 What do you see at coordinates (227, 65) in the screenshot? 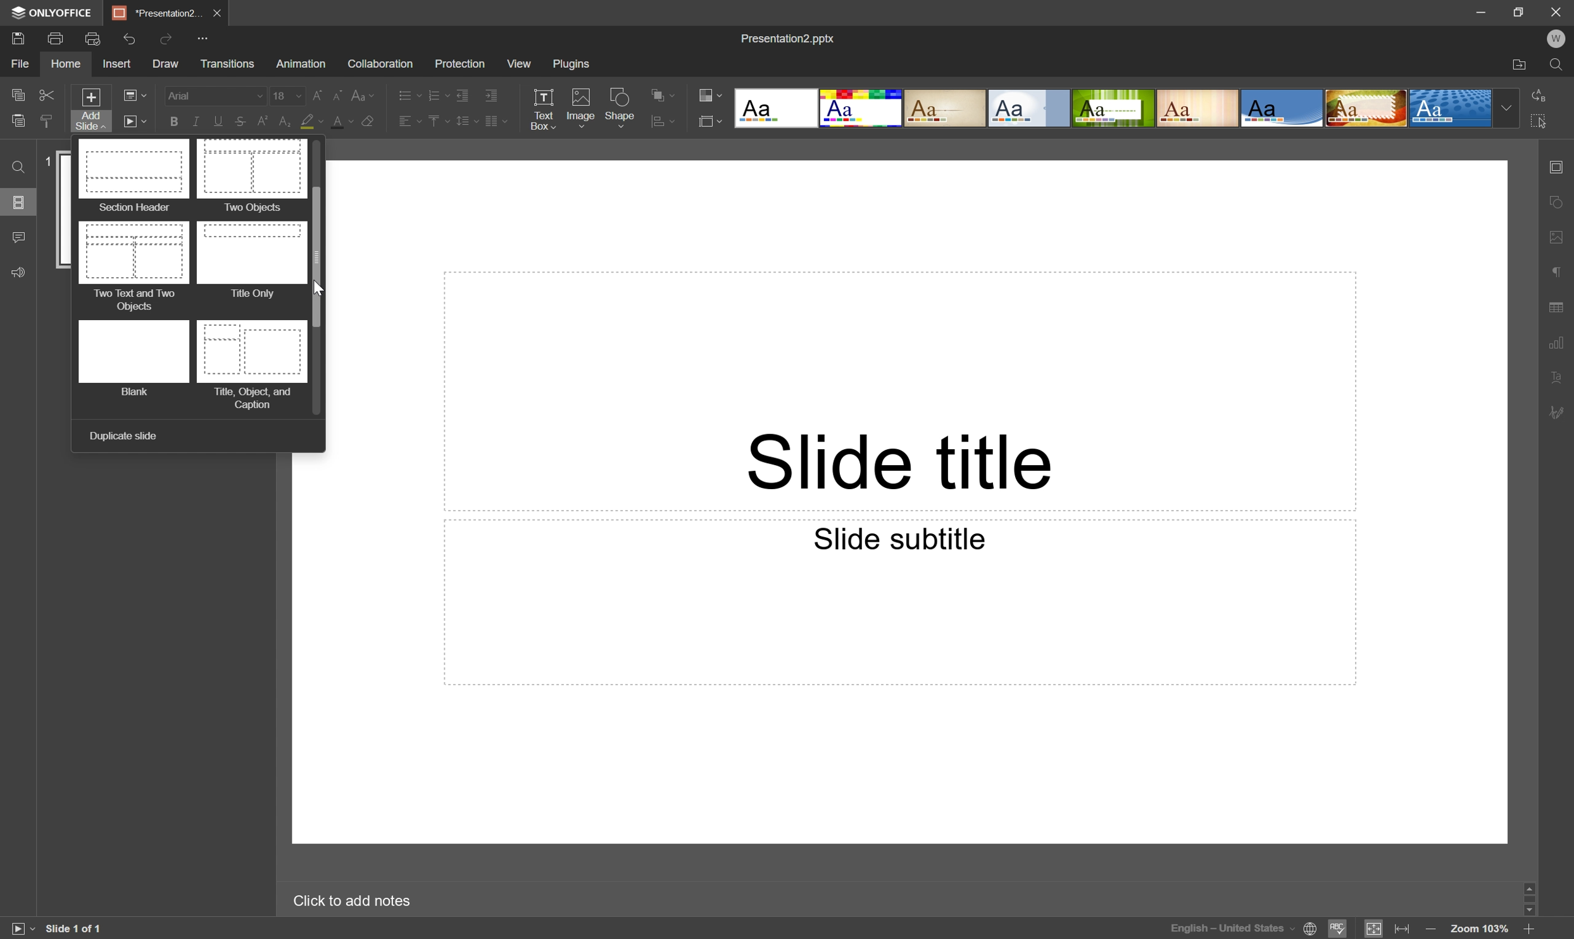
I see `Transitions` at bounding box center [227, 65].